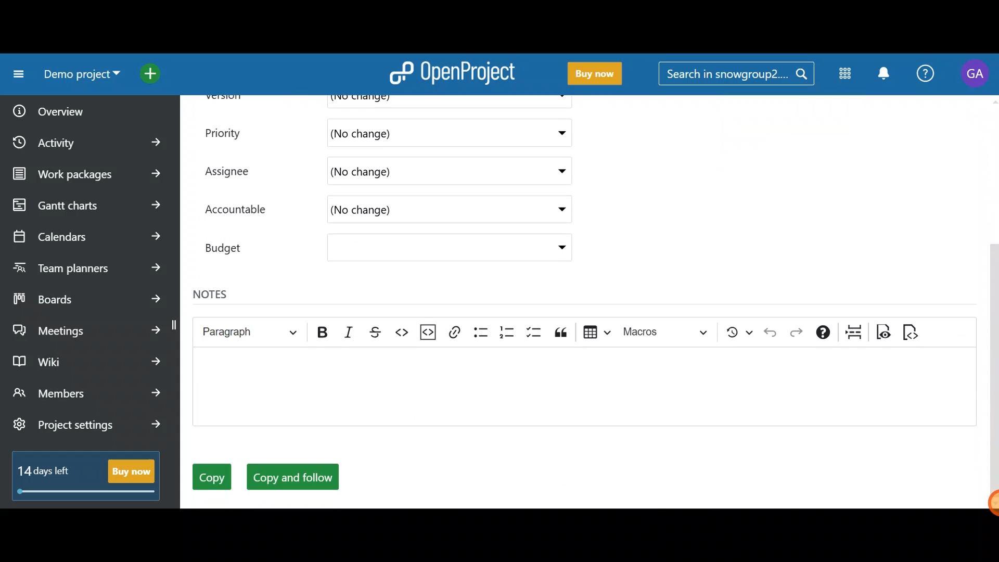  What do you see at coordinates (824, 335) in the screenshot?
I see `Text formatting help` at bounding box center [824, 335].